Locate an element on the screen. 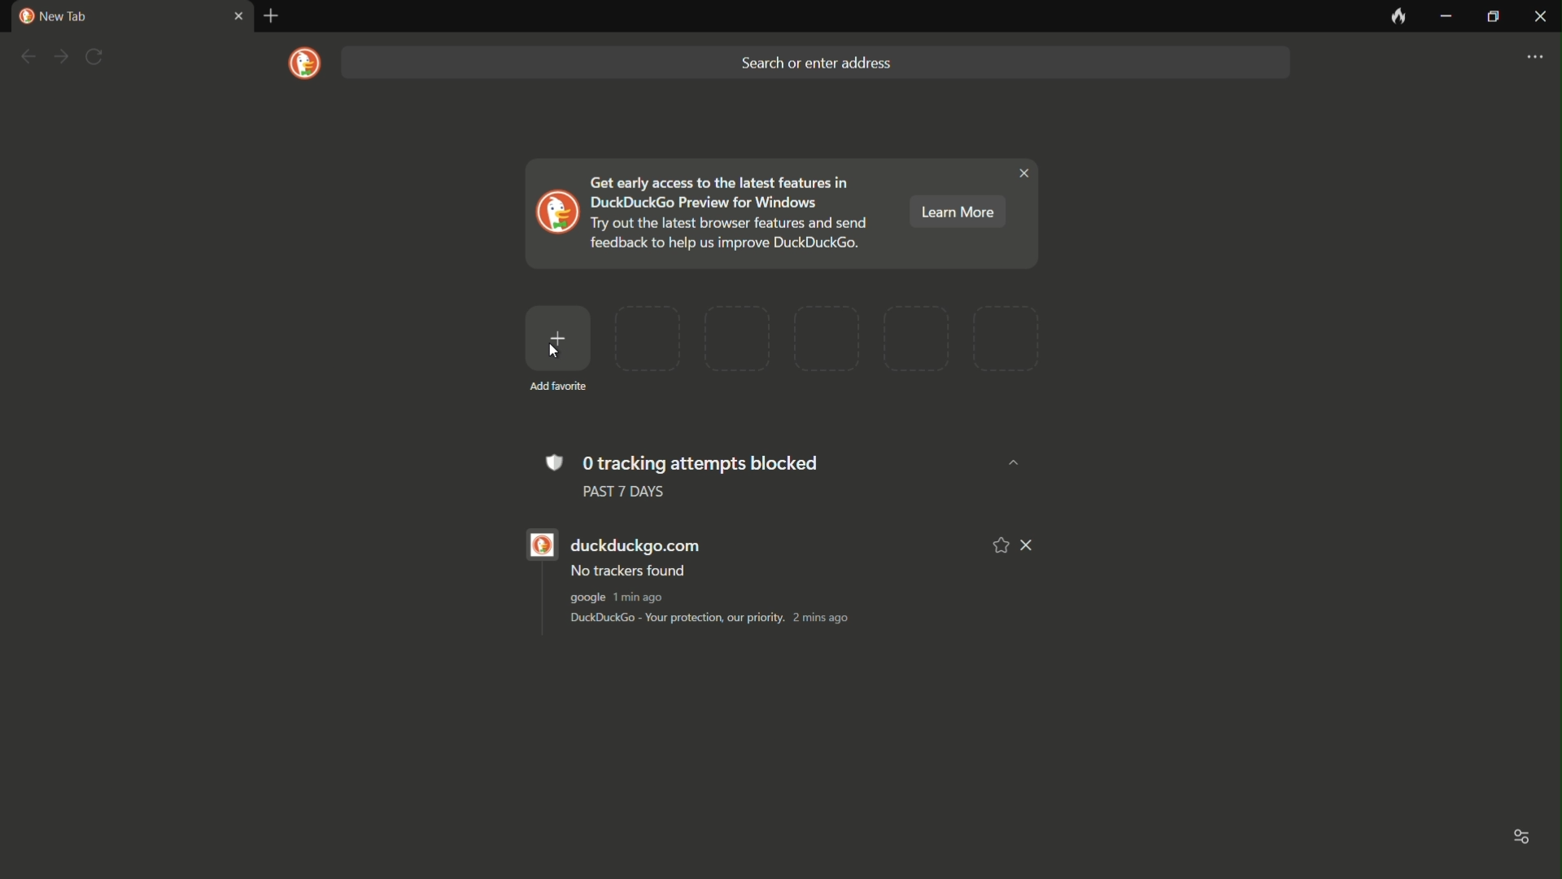 The width and height of the screenshot is (1562, 879). leave no trace is located at coordinates (1397, 17).